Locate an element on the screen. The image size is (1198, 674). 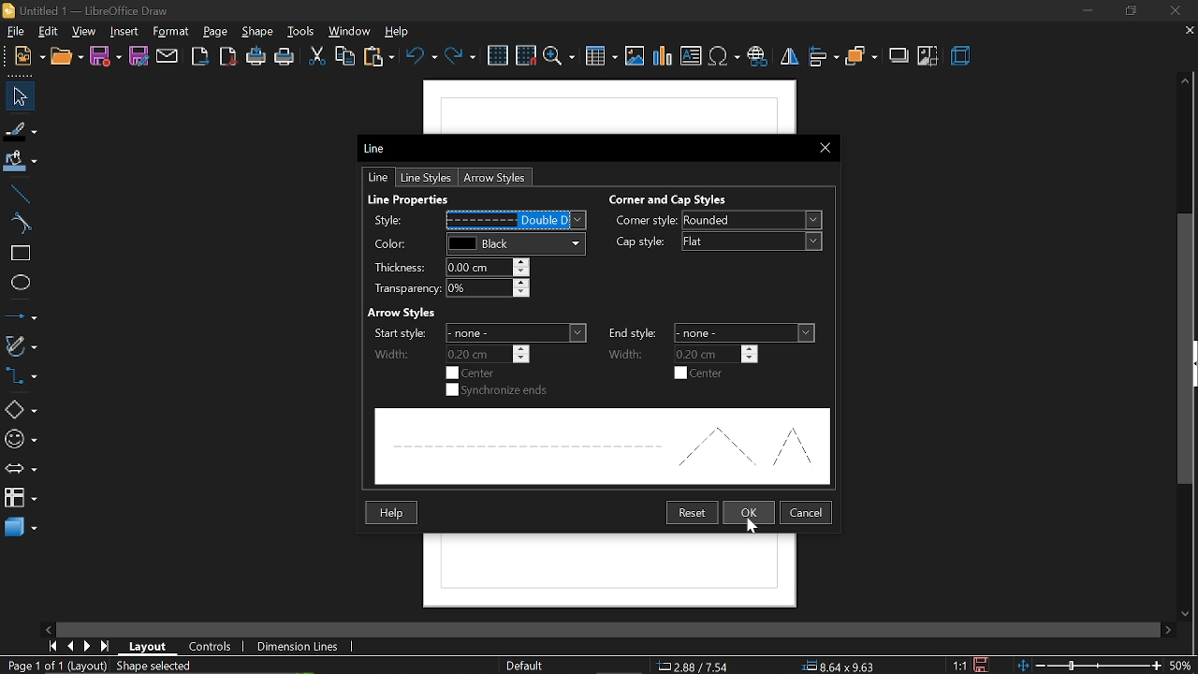
line color is located at coordinates (474, 243).